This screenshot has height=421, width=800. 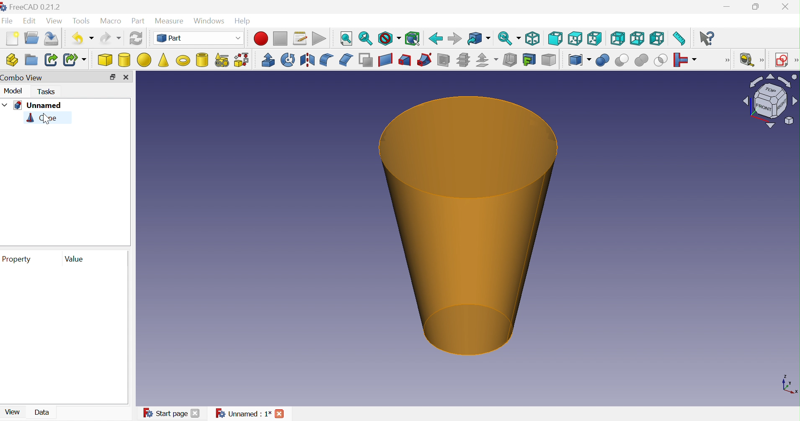 What do you see at coordinates (111, 21) in the screenshot?
I see `Macro` at bounding box center [111, 21].